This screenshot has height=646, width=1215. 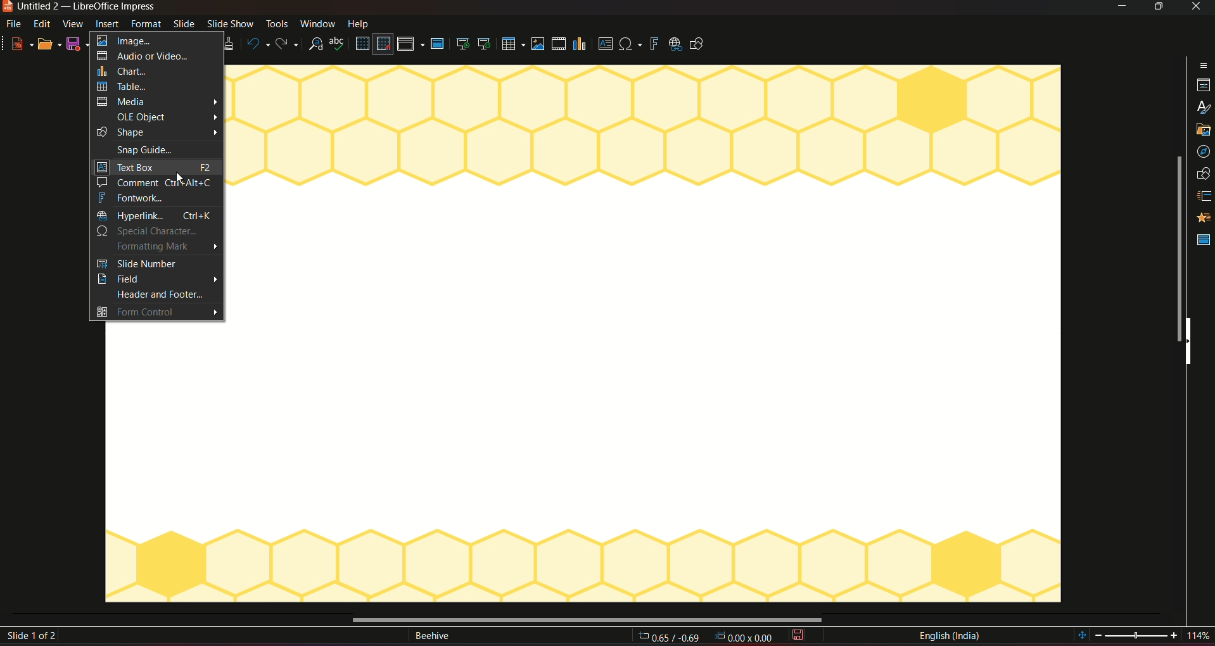 What do you see at coordinates (16, 25) in the screenshot?
I see `file` at bounding box center [16, 25].